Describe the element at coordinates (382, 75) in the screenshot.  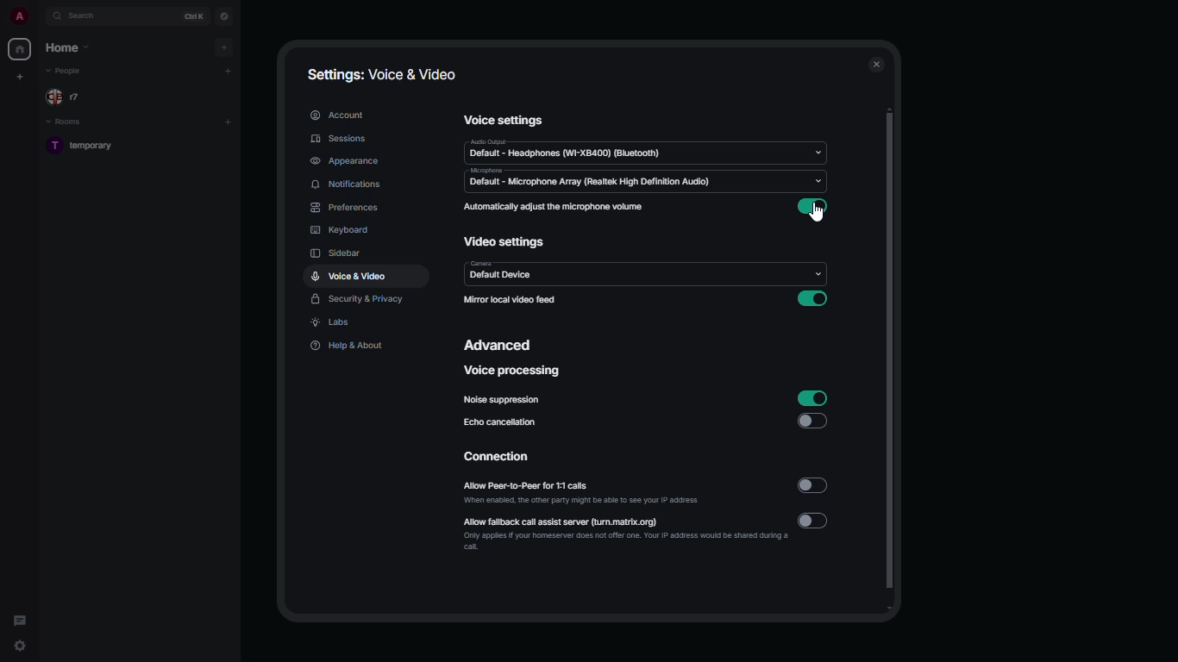
I see `settings: voice & video` at that location.